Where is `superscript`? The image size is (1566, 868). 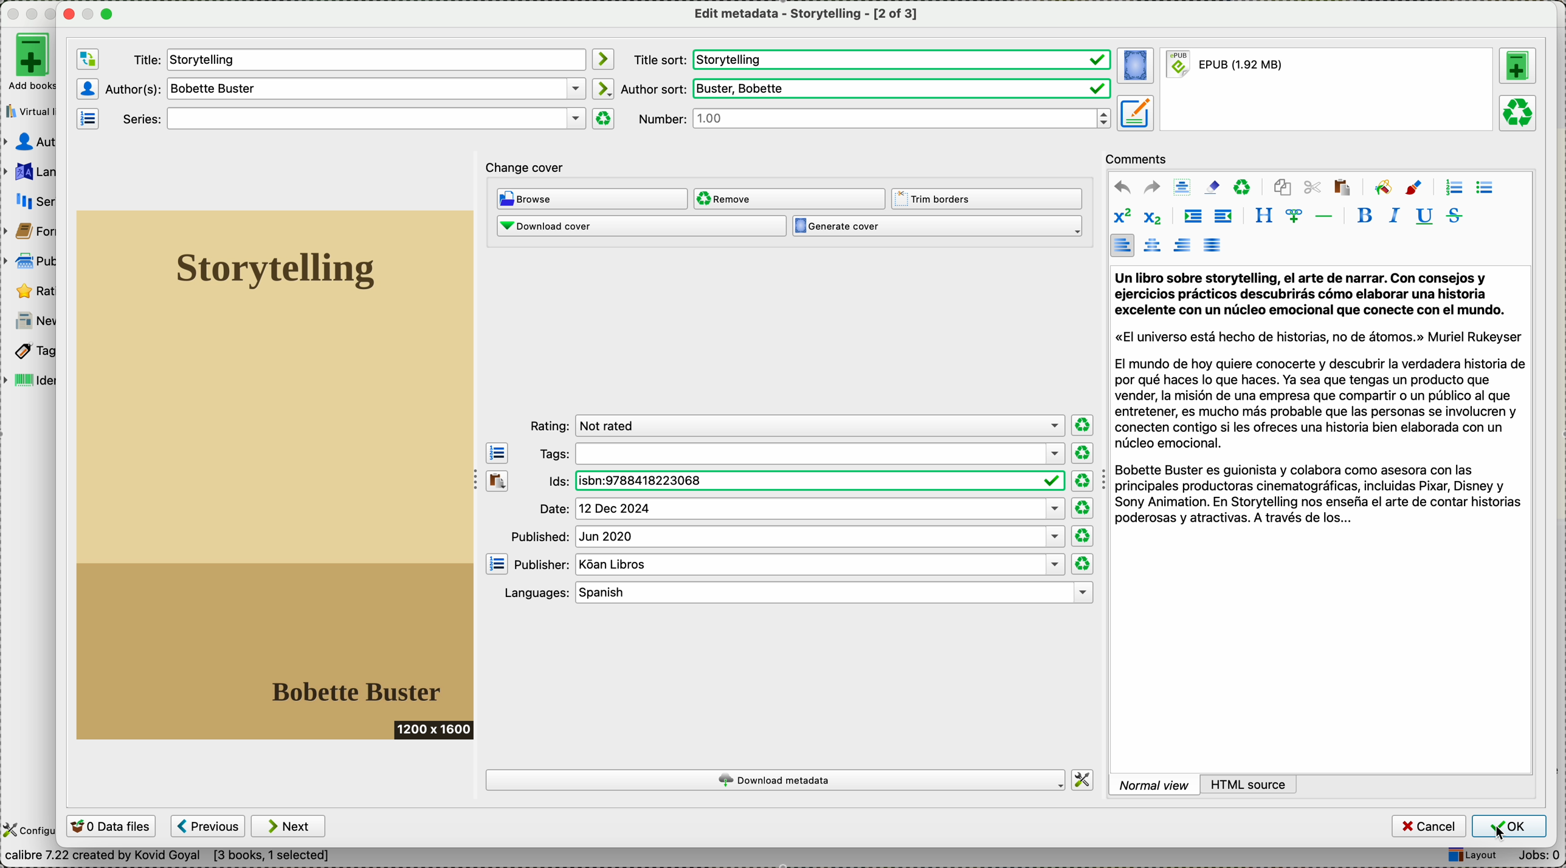 superscript is located at coordinates (1124, 216).